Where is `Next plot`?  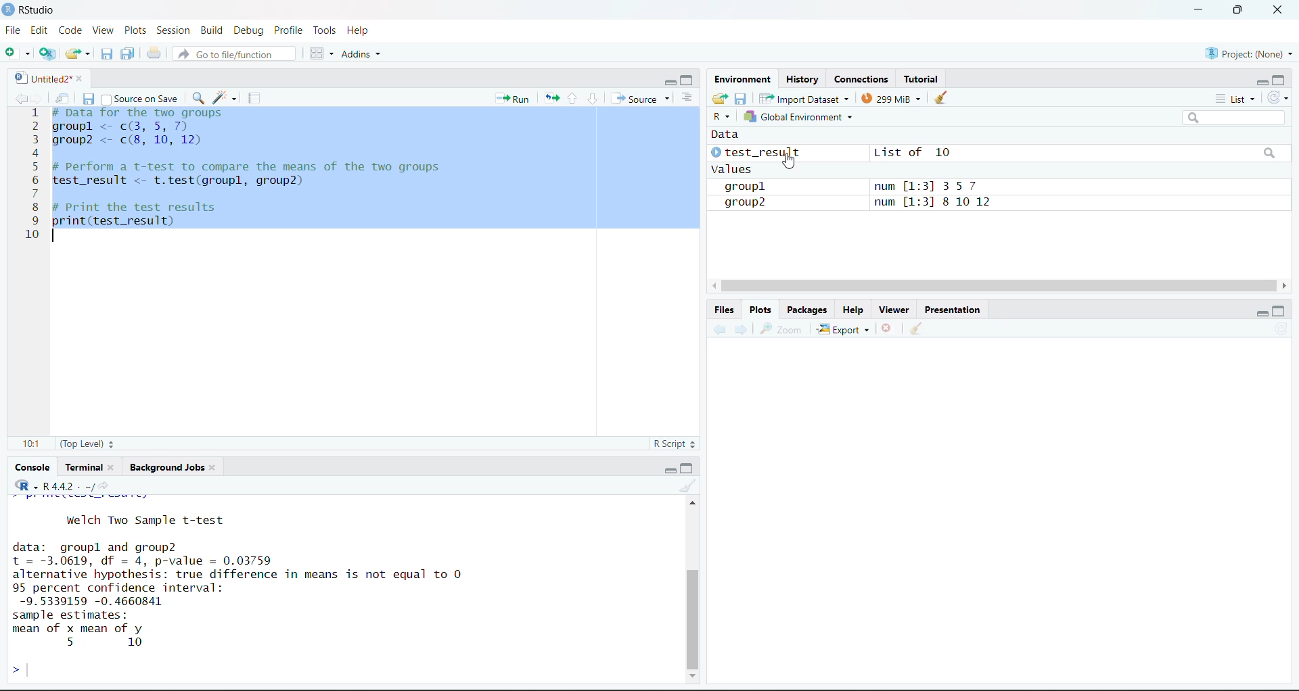
Next plot is located at coordinates (743, 328).